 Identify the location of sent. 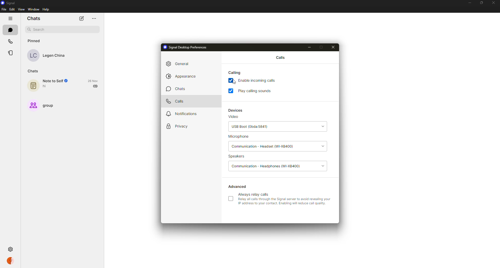
(95, 86).